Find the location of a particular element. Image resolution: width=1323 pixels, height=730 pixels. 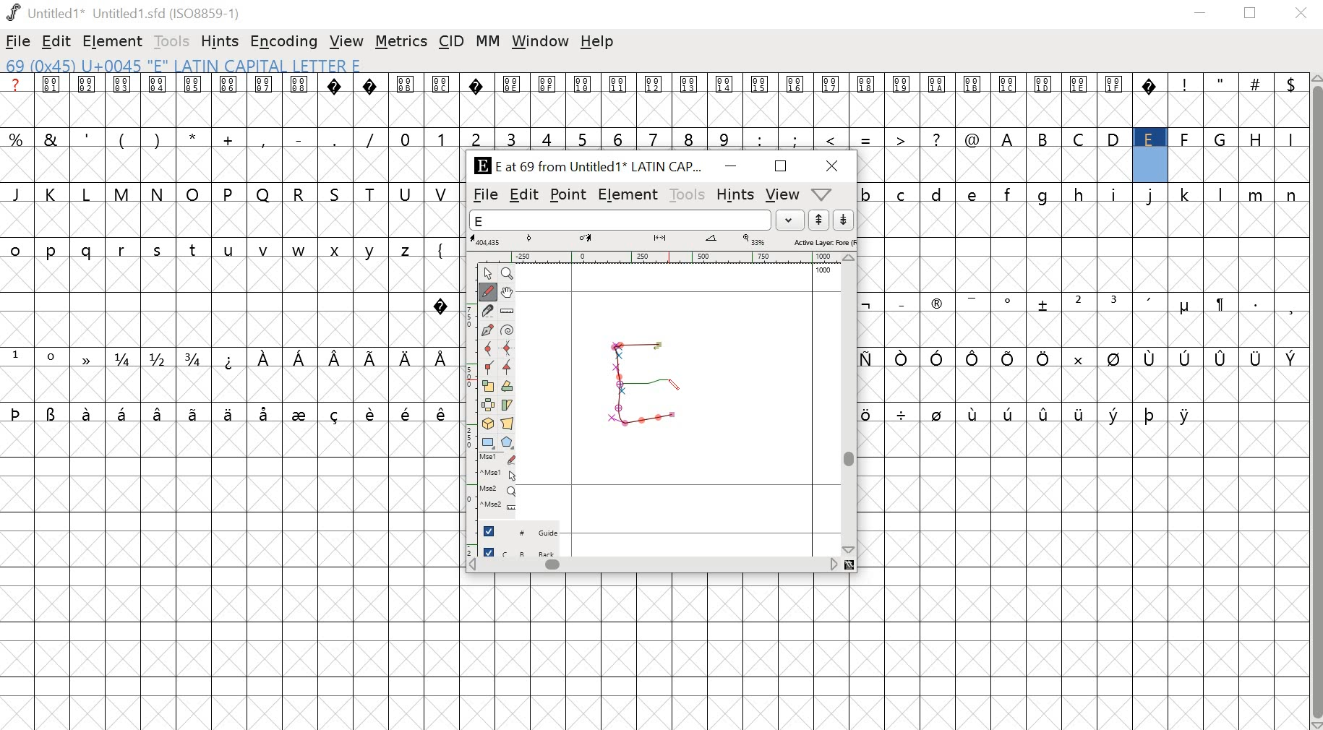

hints is located at coordinates (735, 194).